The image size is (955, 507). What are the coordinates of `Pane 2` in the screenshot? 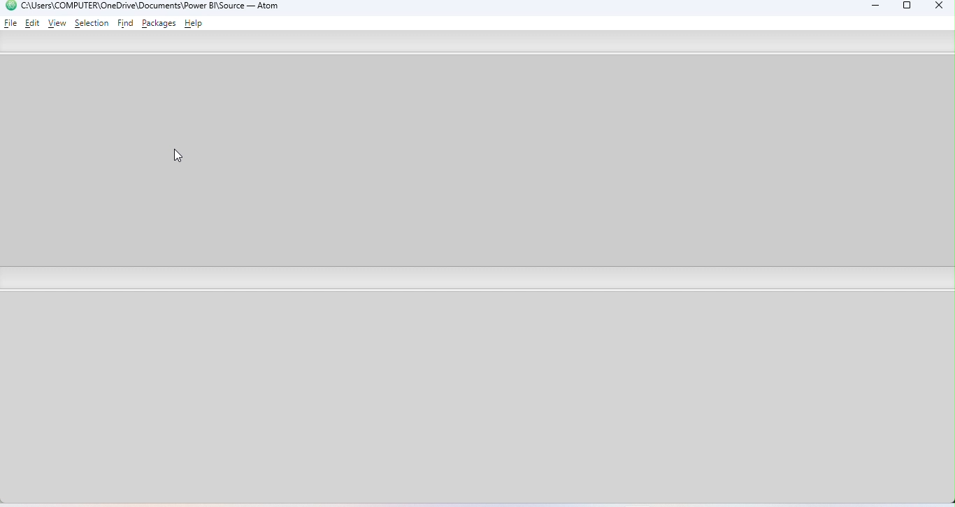 It's located at (479, 400).